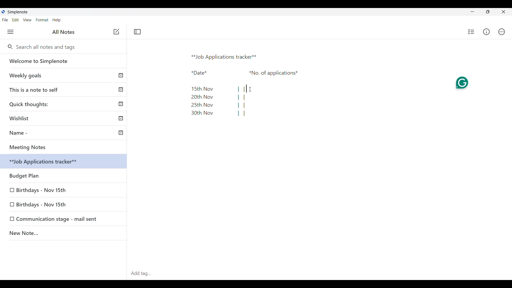 The image size is (512, 288). Describe the element at coordinates (42, 189) in the screenshot. I see `Birthdays - Nov 15th` at that location.